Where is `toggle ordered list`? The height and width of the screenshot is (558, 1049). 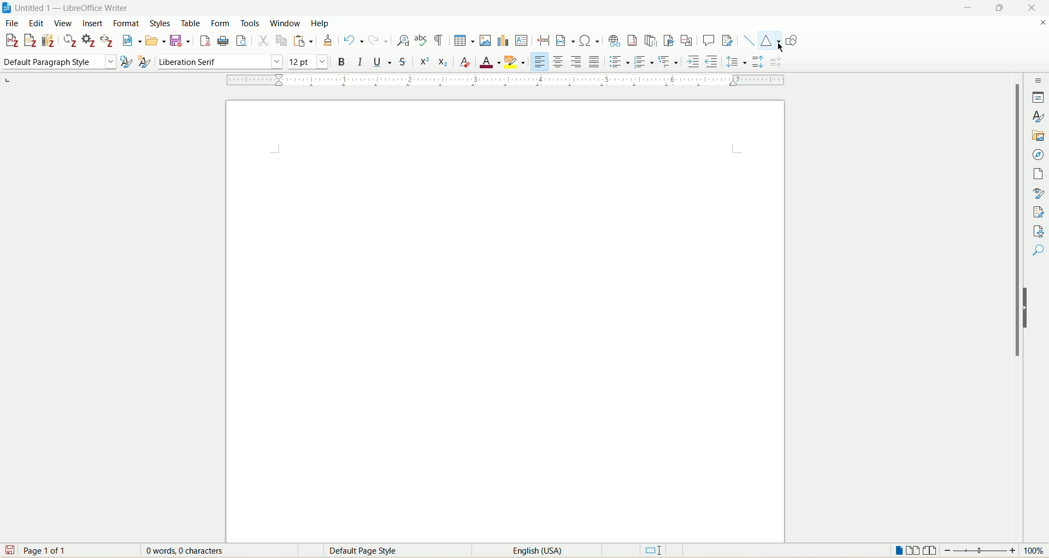 toggle ordered list is located at coordinates (643, 61).